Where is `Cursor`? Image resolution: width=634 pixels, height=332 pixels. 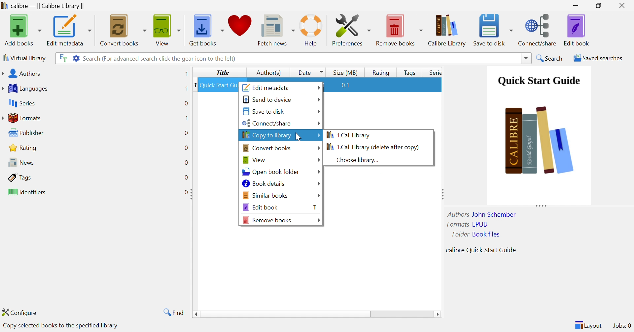 Cursor is located at coordinates (300, 137).